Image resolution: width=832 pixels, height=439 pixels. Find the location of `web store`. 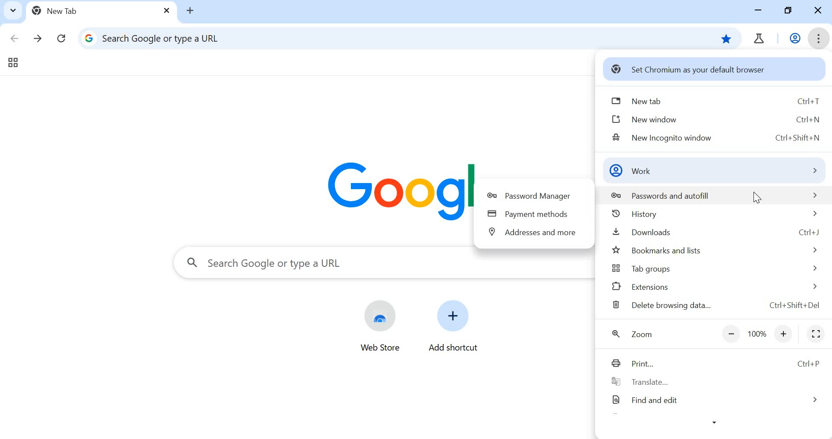

web store is located at coordinates (381, 326).